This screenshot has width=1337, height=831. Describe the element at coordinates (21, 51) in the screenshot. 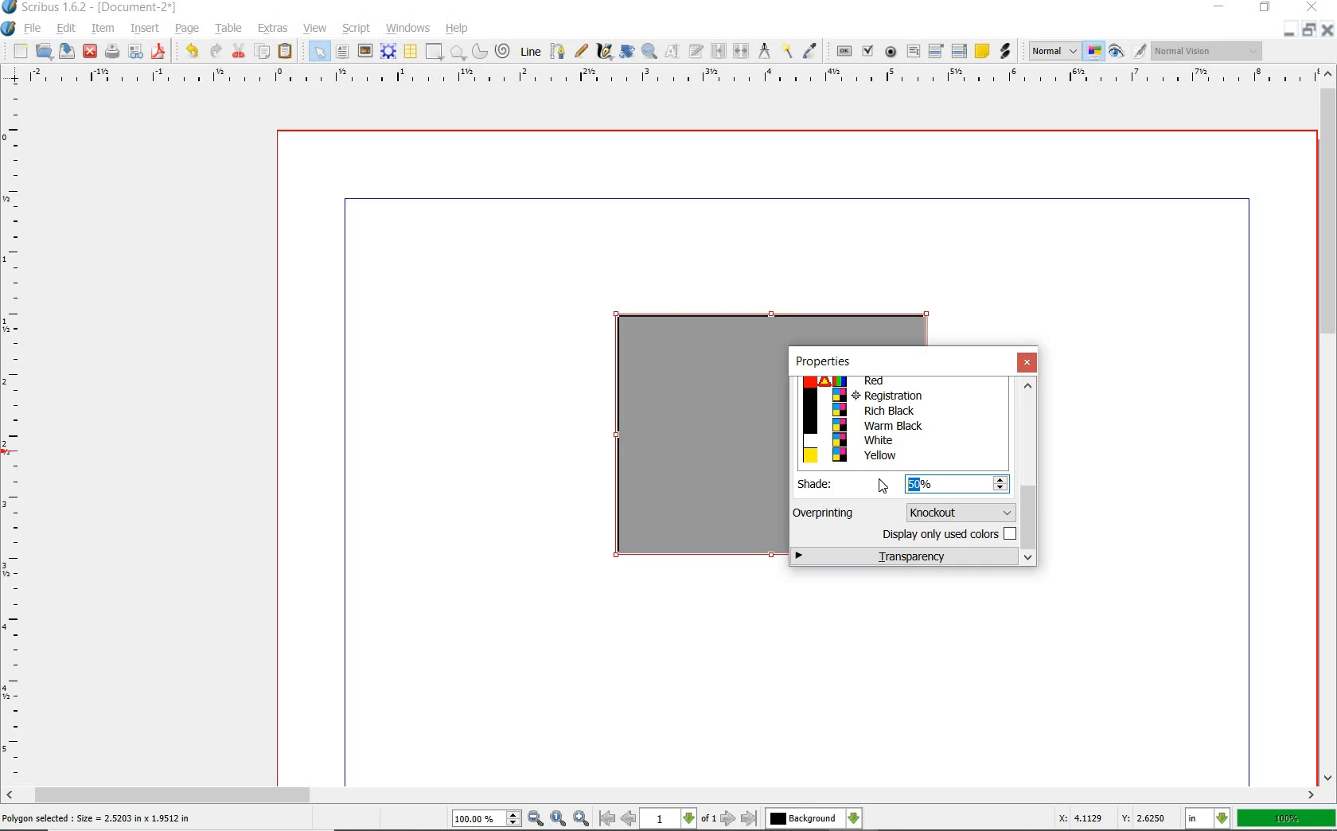

I see `new` at that location.